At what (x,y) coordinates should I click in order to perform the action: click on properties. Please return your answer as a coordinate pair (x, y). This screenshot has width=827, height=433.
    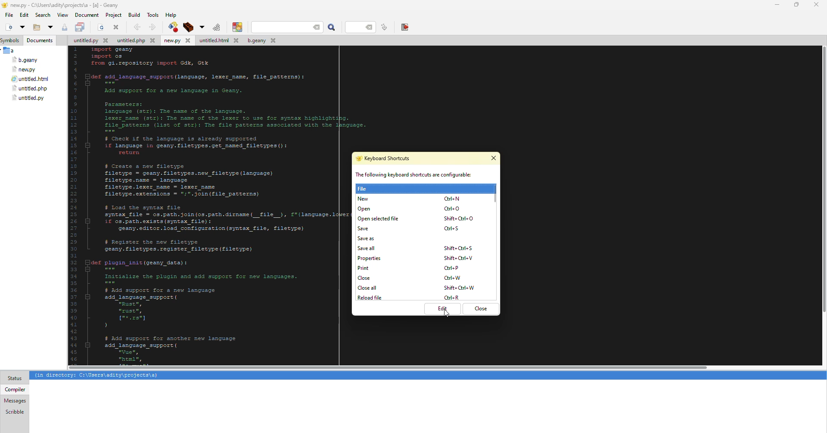
    Looking at the image, I should click on (370, 258).